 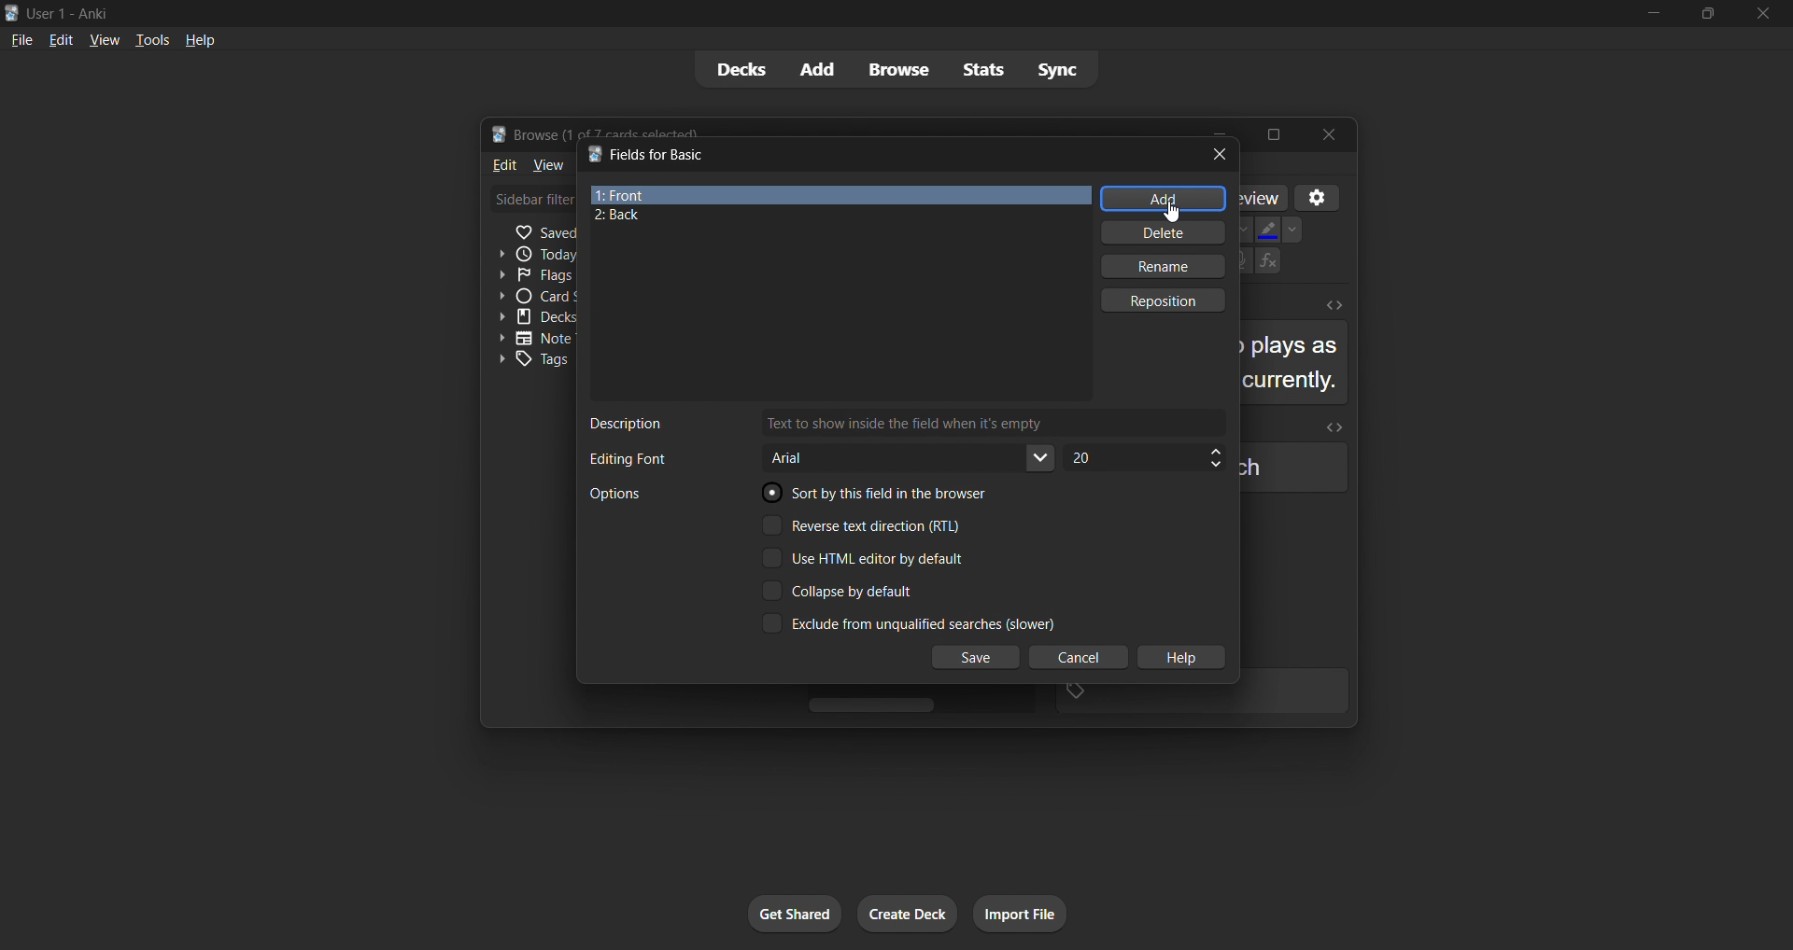 What do you see at coordinates (863, 589) in the screenshot?
I see `Collapse by default` at bounding box center [863, 589].